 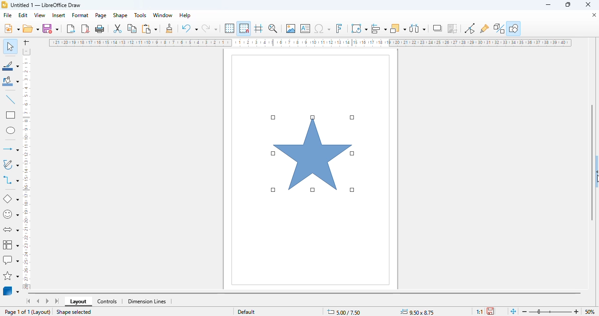 What do you see at coordinates (525, 312) in the screenshot?
I see `Zoom out` at bounding box center [525, 312].